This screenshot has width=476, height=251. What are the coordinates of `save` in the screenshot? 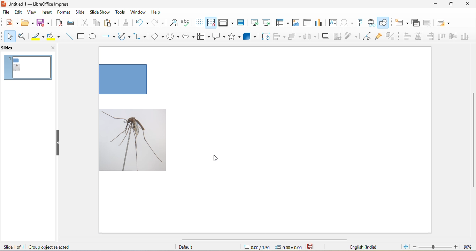 It's located at (44, 23).